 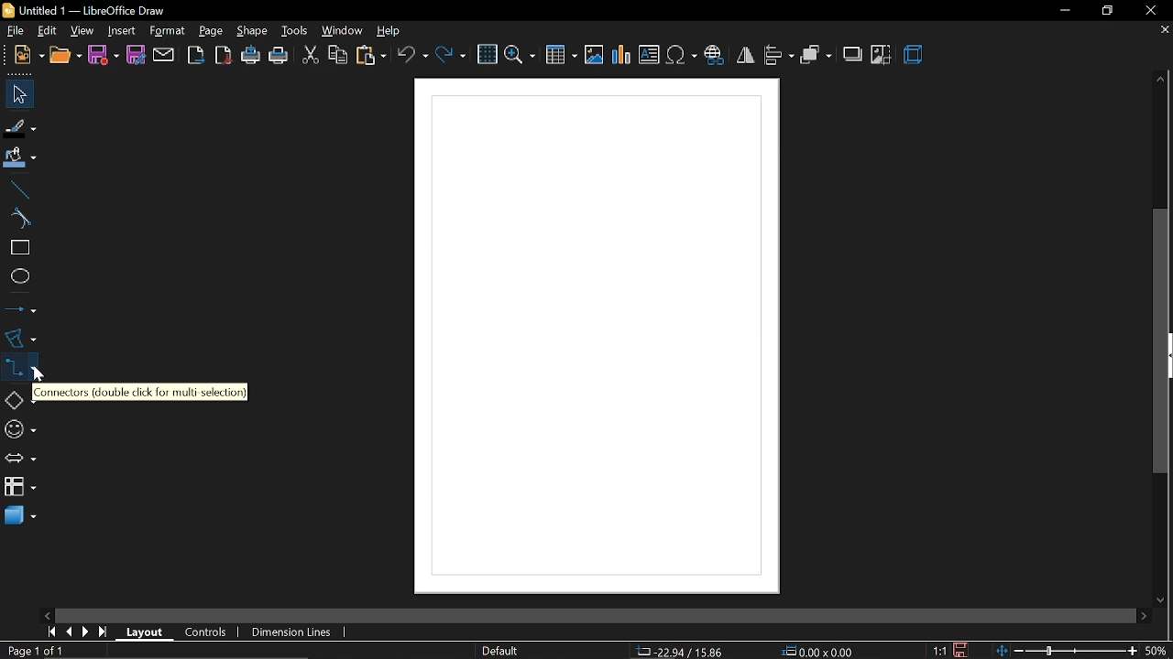 I want to click on Cursor, so click(x=40, y=370).